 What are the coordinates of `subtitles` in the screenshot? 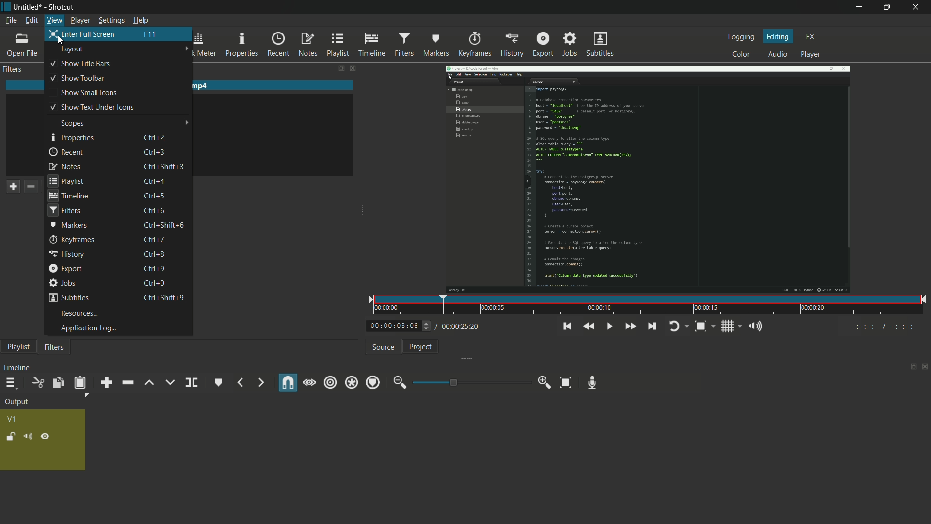 It's located at (600, 44).